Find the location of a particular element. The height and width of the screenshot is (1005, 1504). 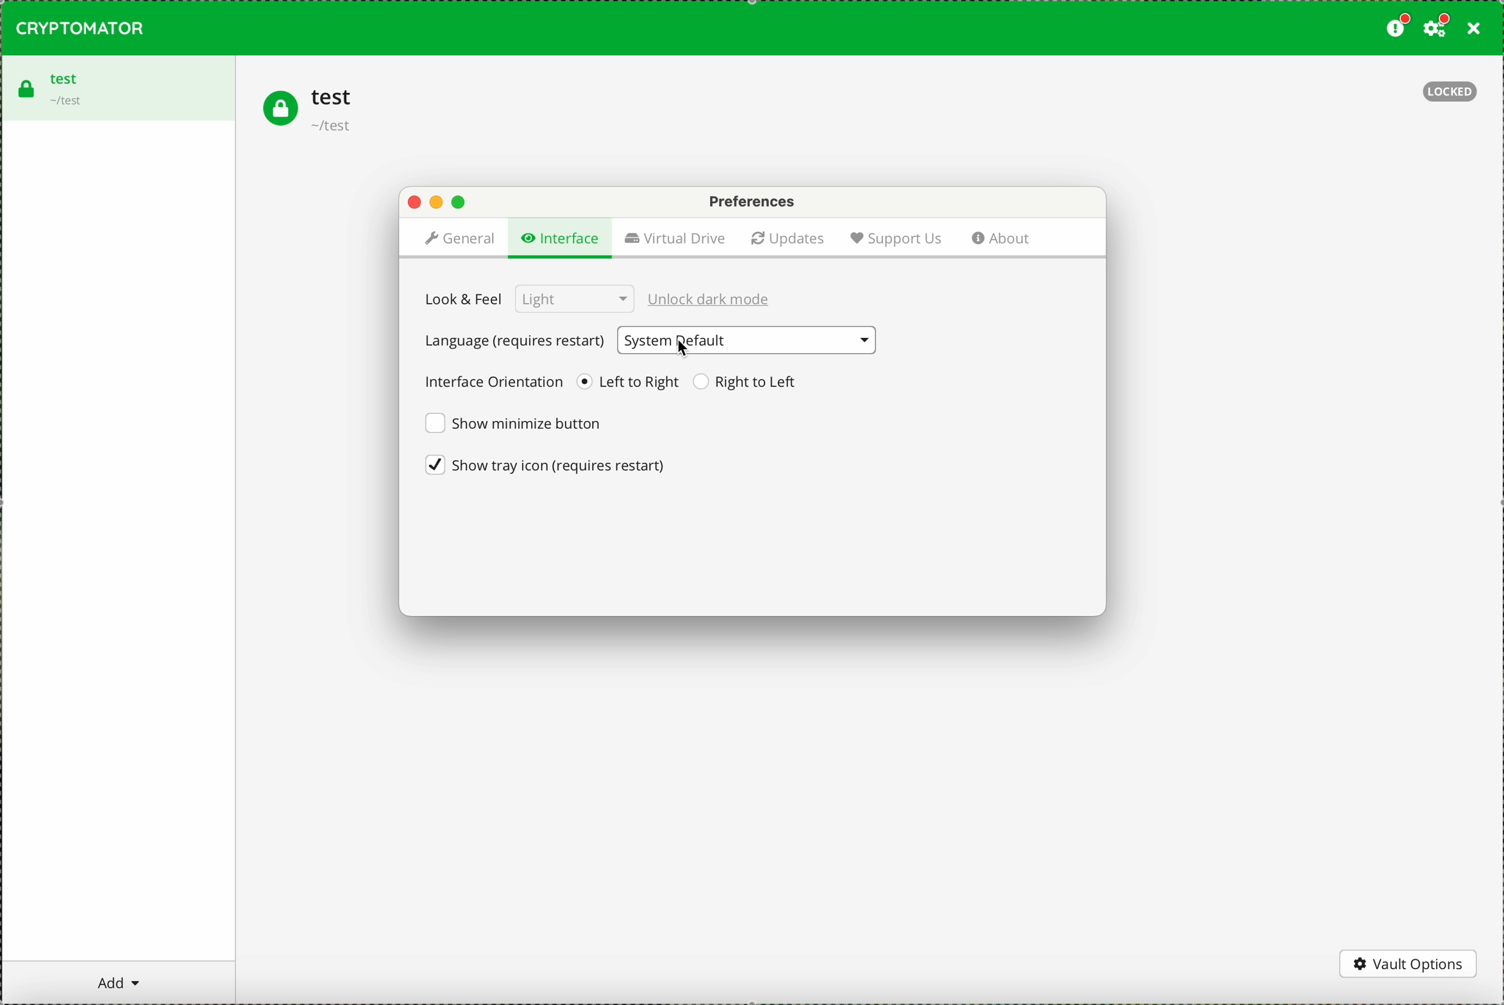

close popup is located at coordinates (414, 203).